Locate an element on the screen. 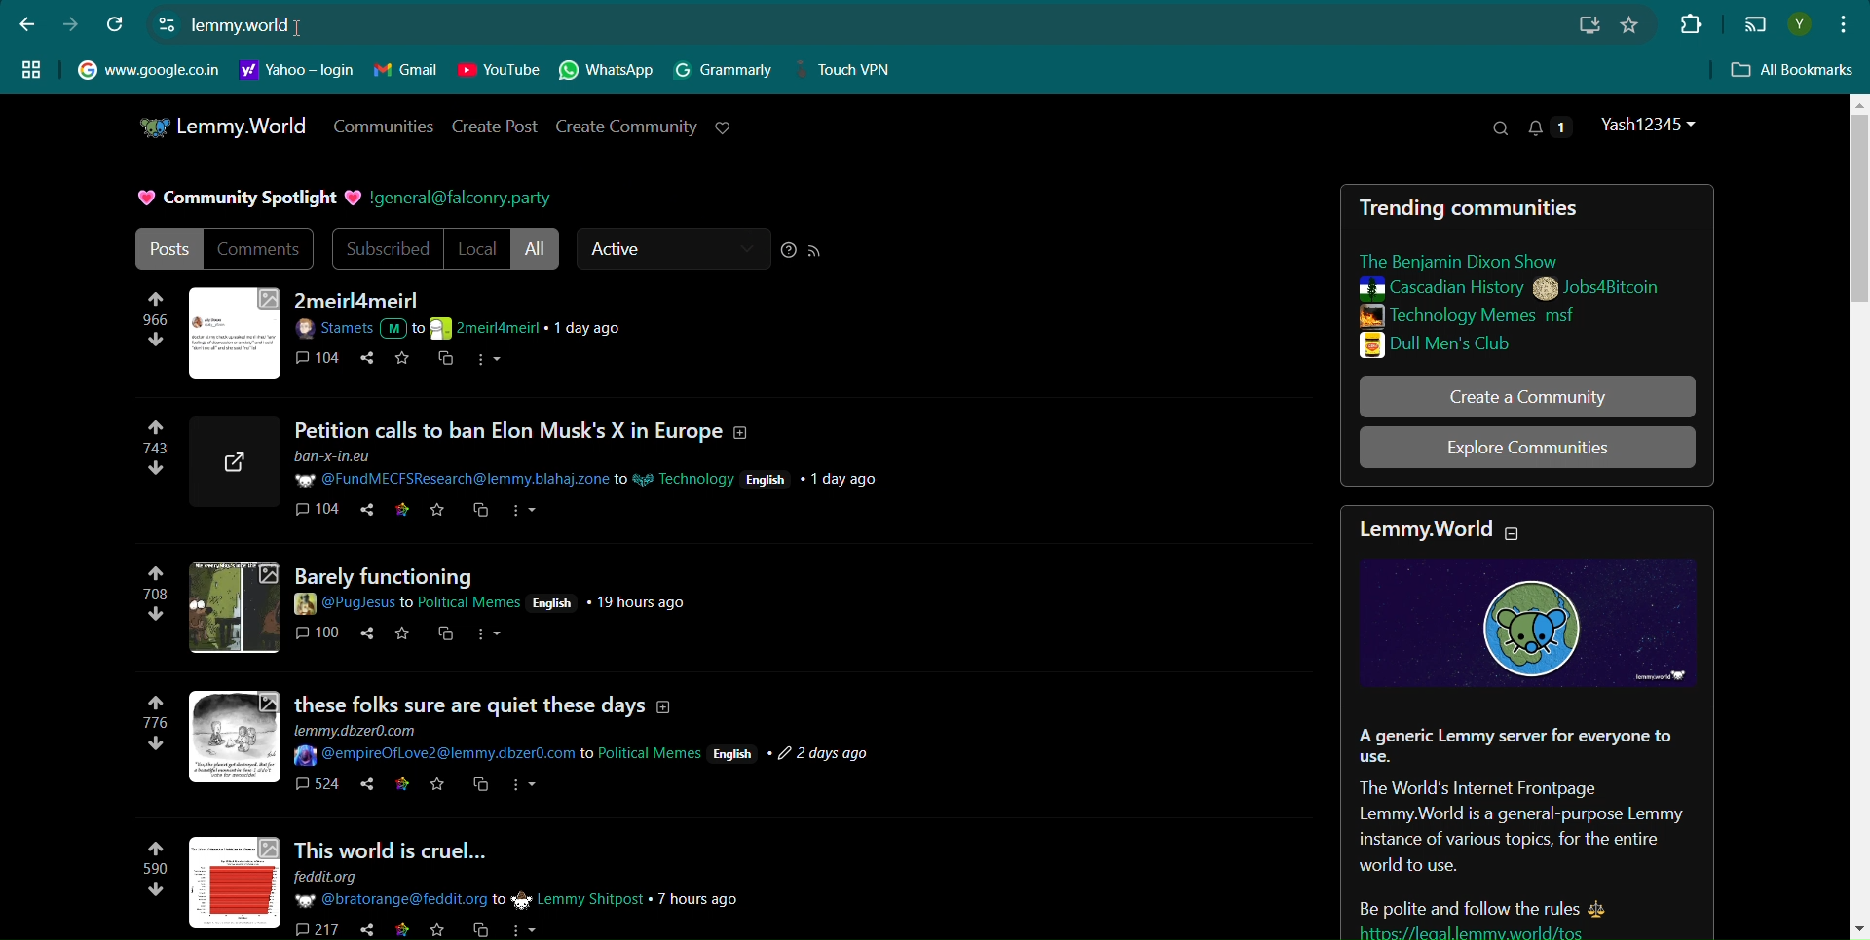  Image is located at coordinates (1528, 622).